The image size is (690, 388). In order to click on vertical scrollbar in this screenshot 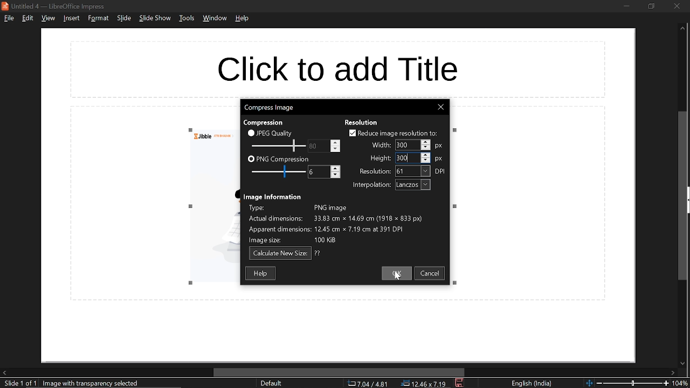, I will do `click(683, 196)`.